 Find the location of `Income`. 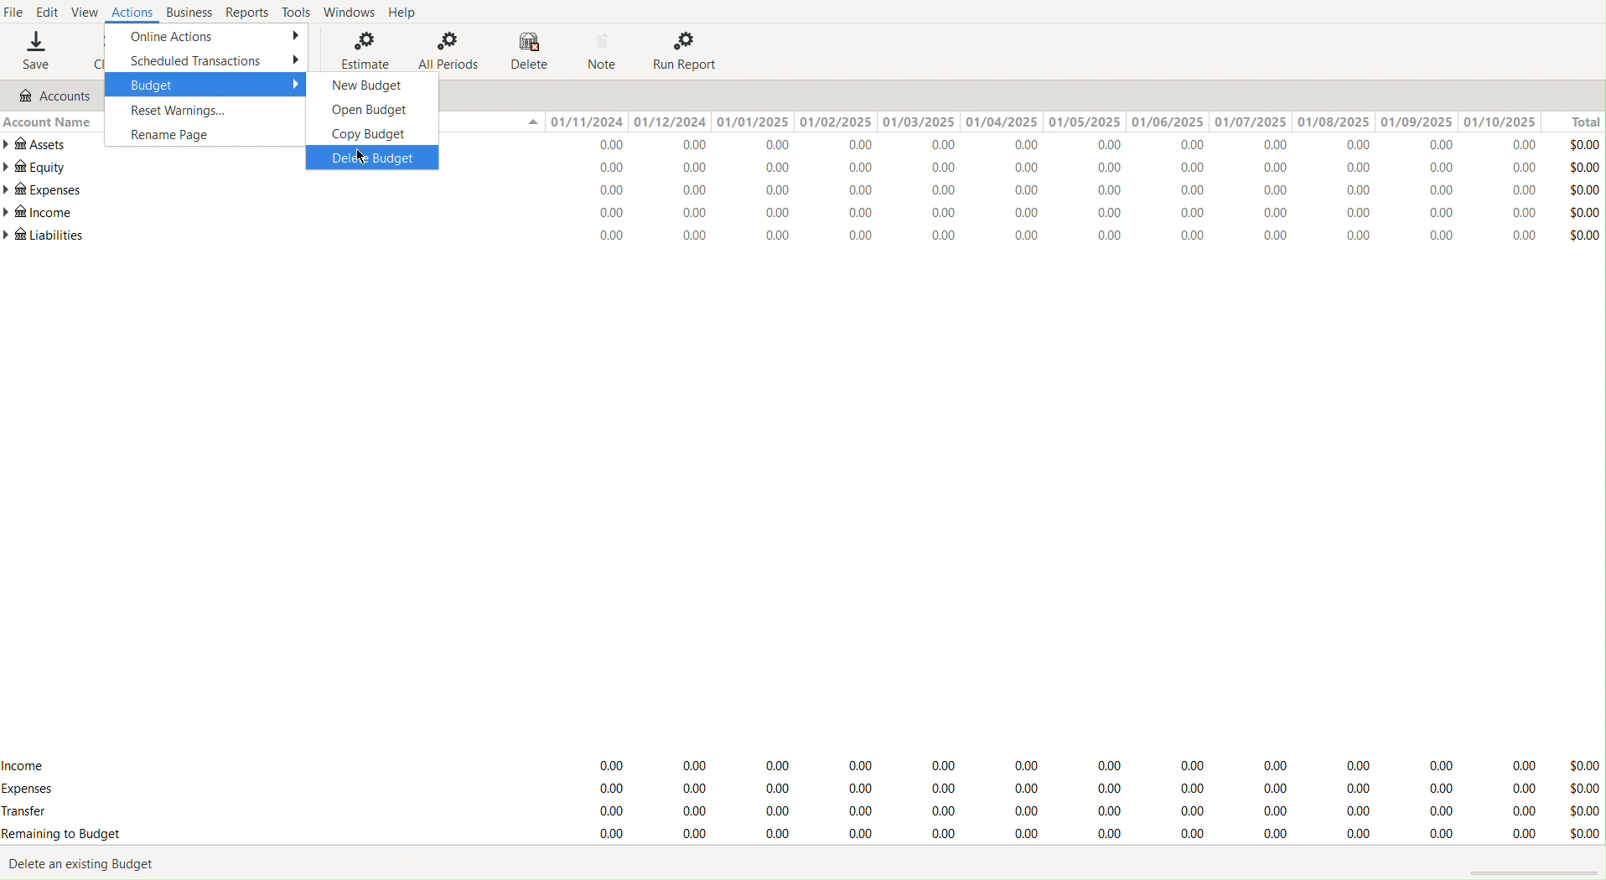

Income is located at coordinates (1066, 215).